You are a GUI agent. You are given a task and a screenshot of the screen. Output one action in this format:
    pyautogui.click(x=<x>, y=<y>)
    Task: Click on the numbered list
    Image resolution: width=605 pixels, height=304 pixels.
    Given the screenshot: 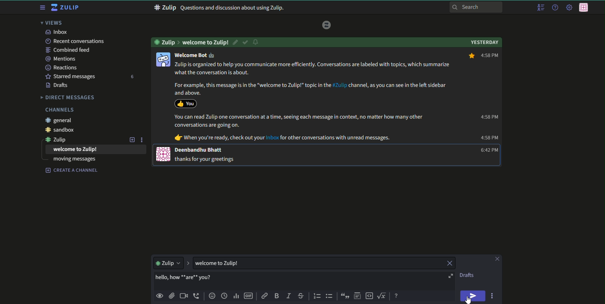 What is the action you would take?
    pyautogui.click(x=317, y=296)
    